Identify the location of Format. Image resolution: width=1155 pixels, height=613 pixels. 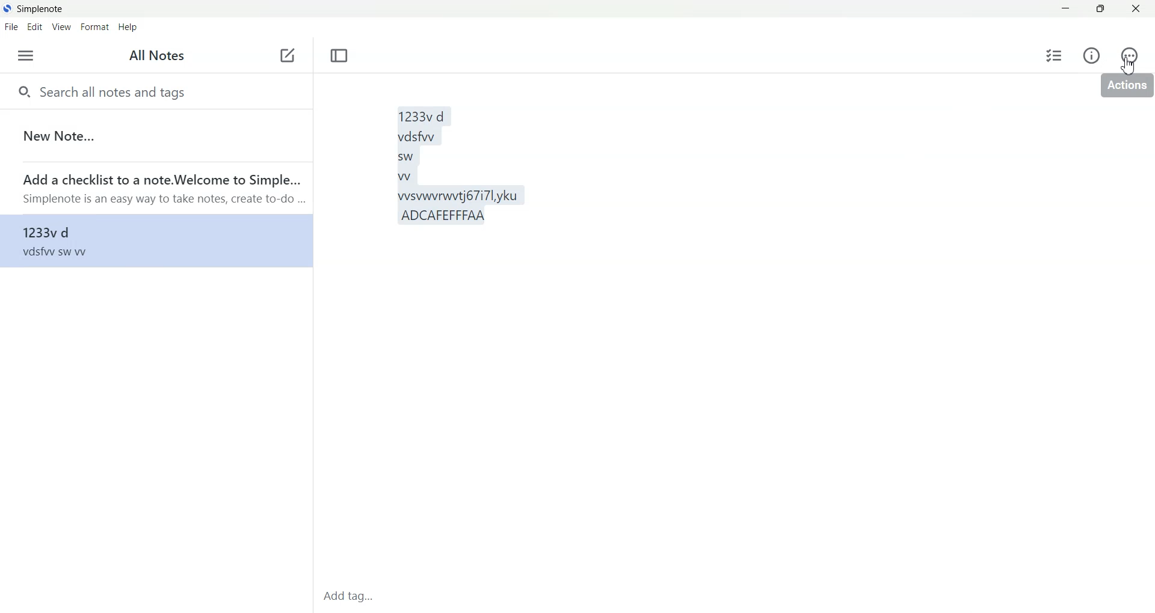
(94, 28).